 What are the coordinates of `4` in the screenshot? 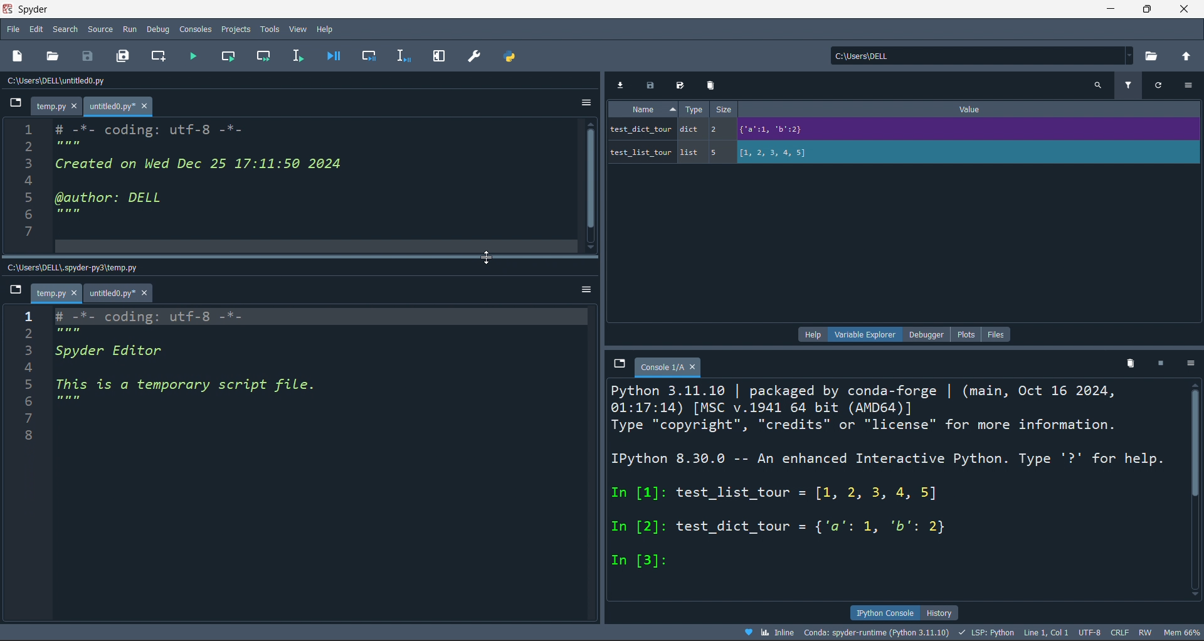 It's located at (70, 369).